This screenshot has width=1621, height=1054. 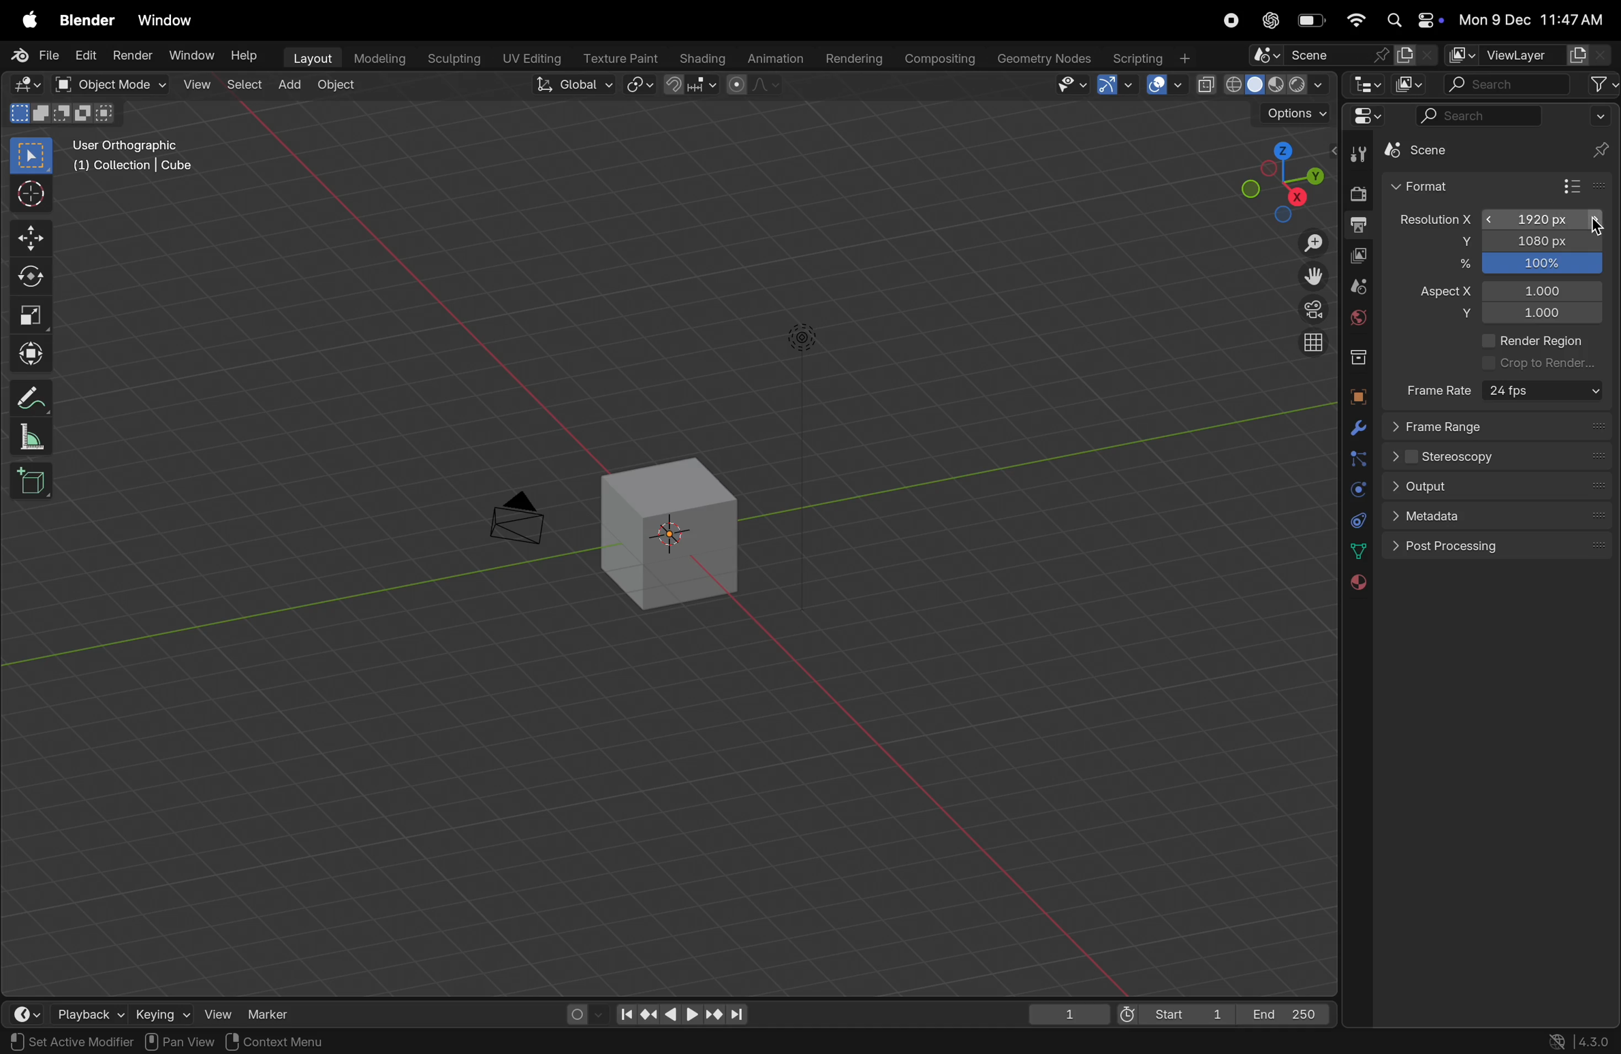 What do you see at coordinates (91, 1012) in the screenshot?
I see `playback` at bounding box center [91, 1012].